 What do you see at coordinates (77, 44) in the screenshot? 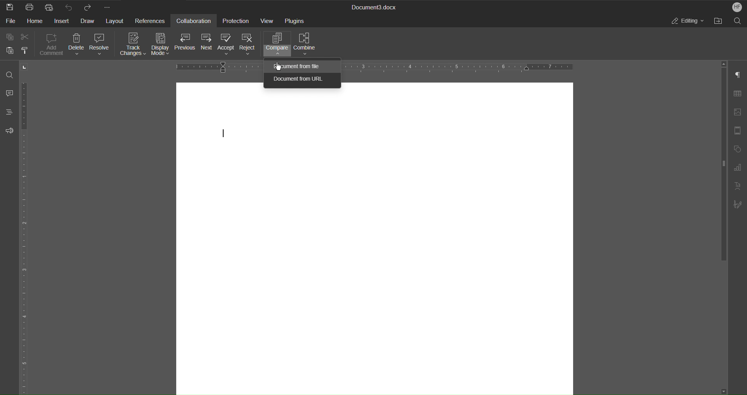
I see `Delete` at bounding box center [77, 44].